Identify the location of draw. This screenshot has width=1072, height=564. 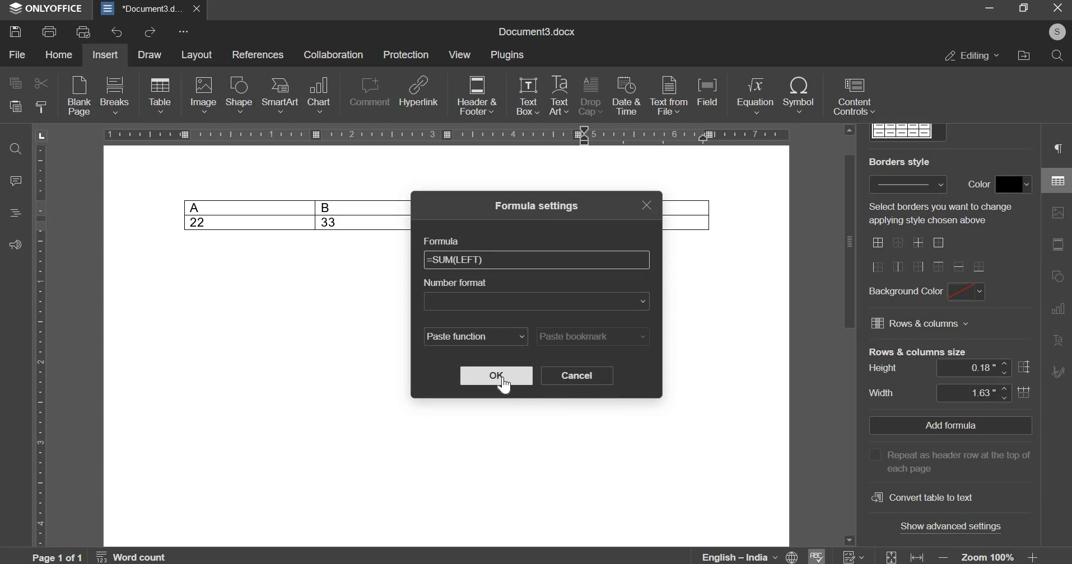
(150, 54).